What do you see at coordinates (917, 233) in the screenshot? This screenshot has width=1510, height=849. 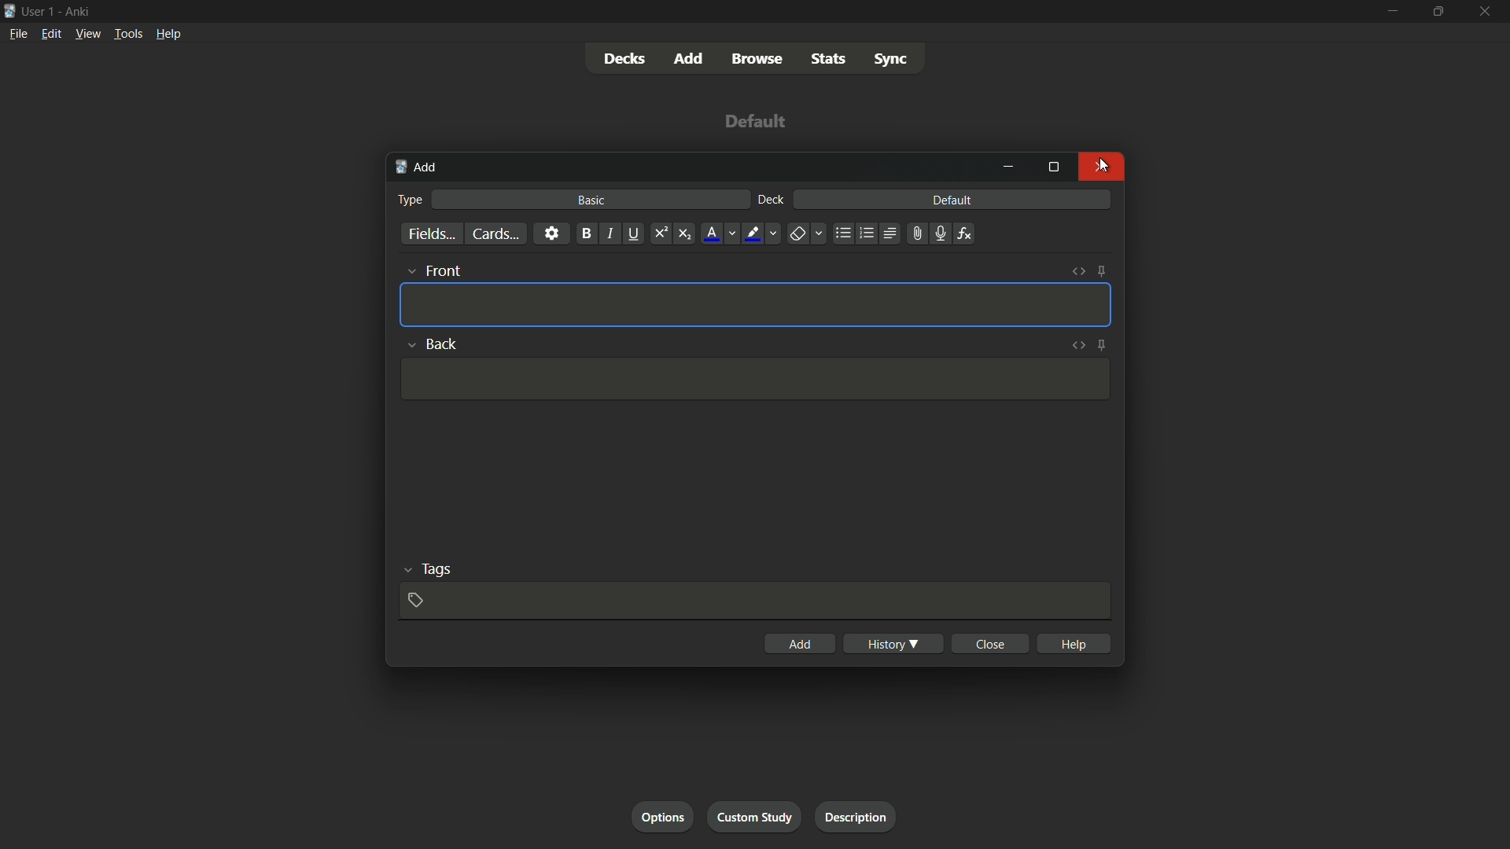 I see `attachment` at bounding box center [917, 233].